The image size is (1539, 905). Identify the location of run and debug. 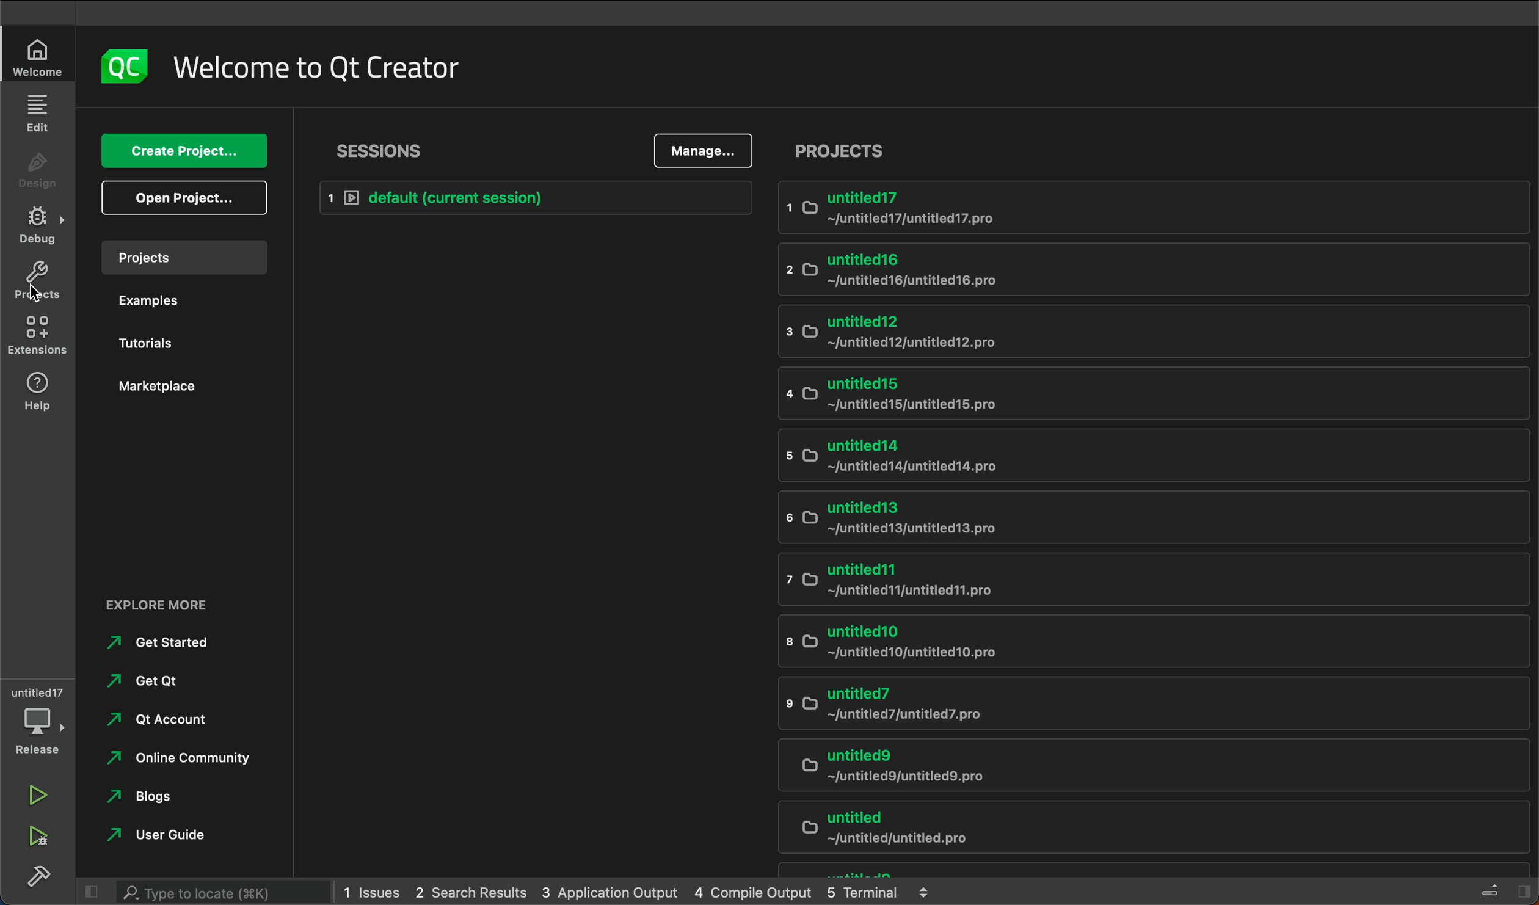
(48, 838).